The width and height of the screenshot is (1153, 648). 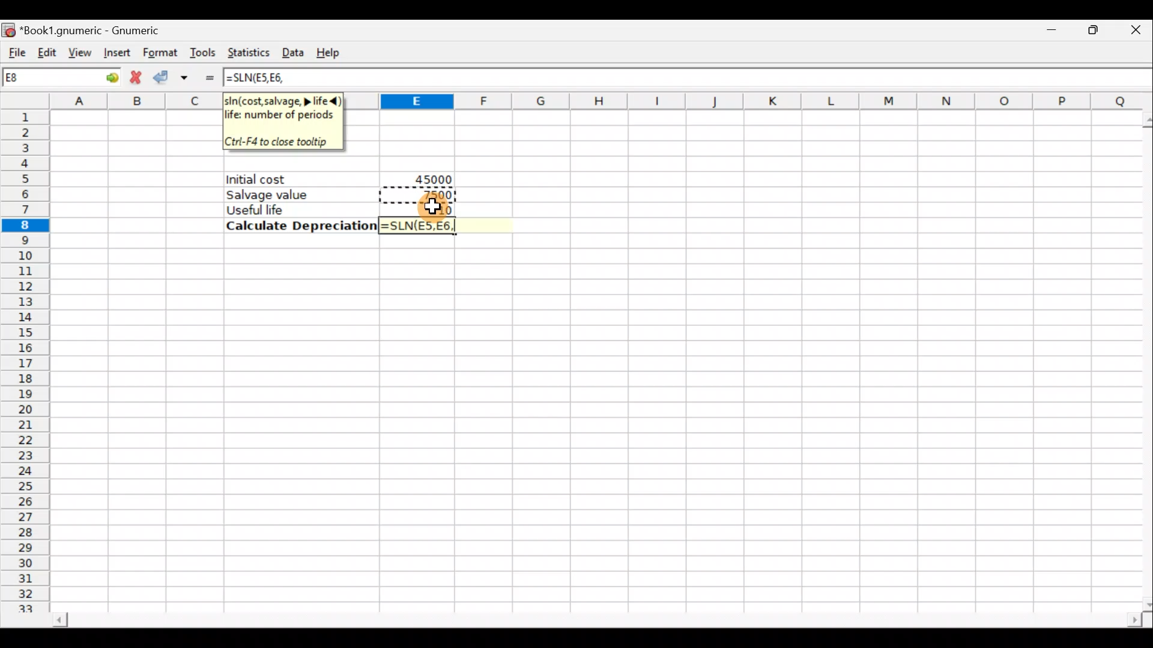 What do you see at coordinates (28, 362) in the screenshot?
I see `Rows` at bounding box center [28, 362].